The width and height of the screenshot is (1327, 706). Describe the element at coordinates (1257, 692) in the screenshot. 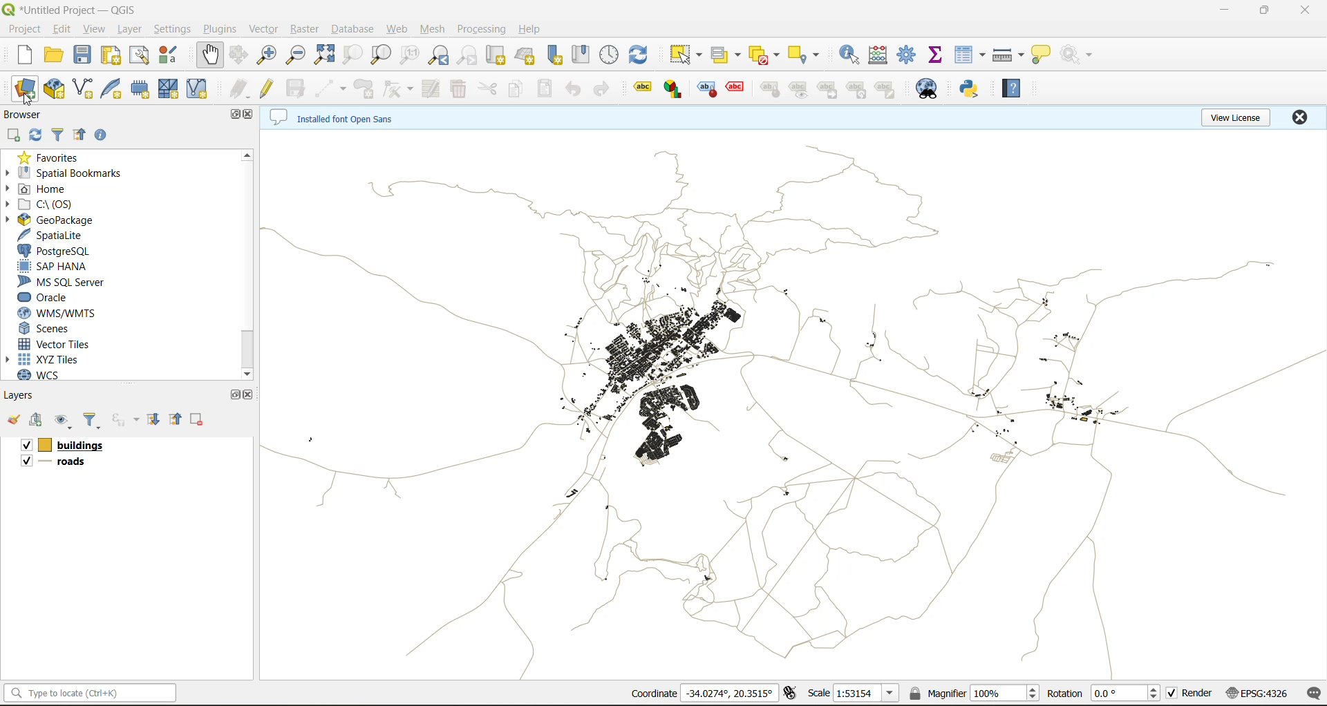

I see `crs` at that location.